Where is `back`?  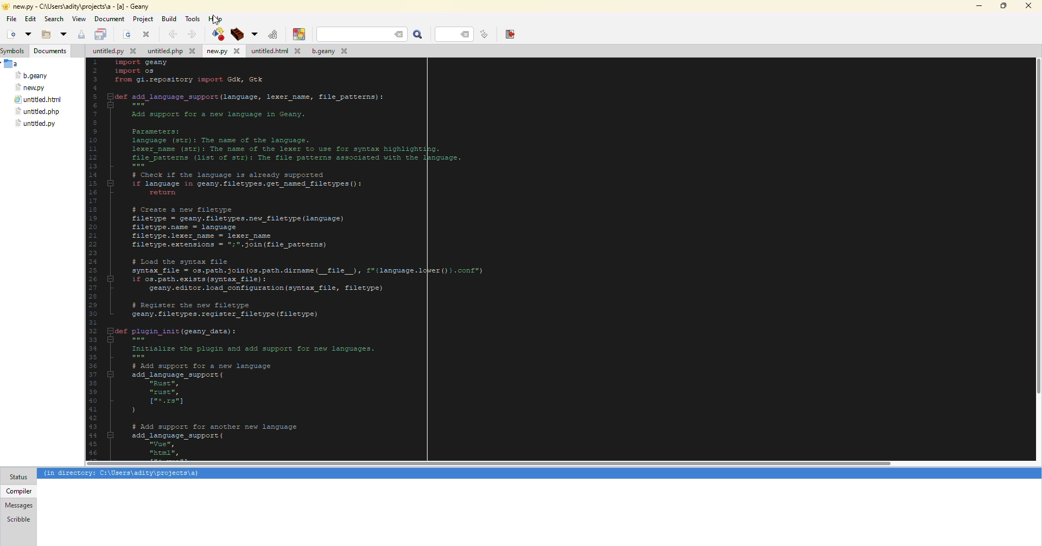
back is located at coordinates (171, 34).